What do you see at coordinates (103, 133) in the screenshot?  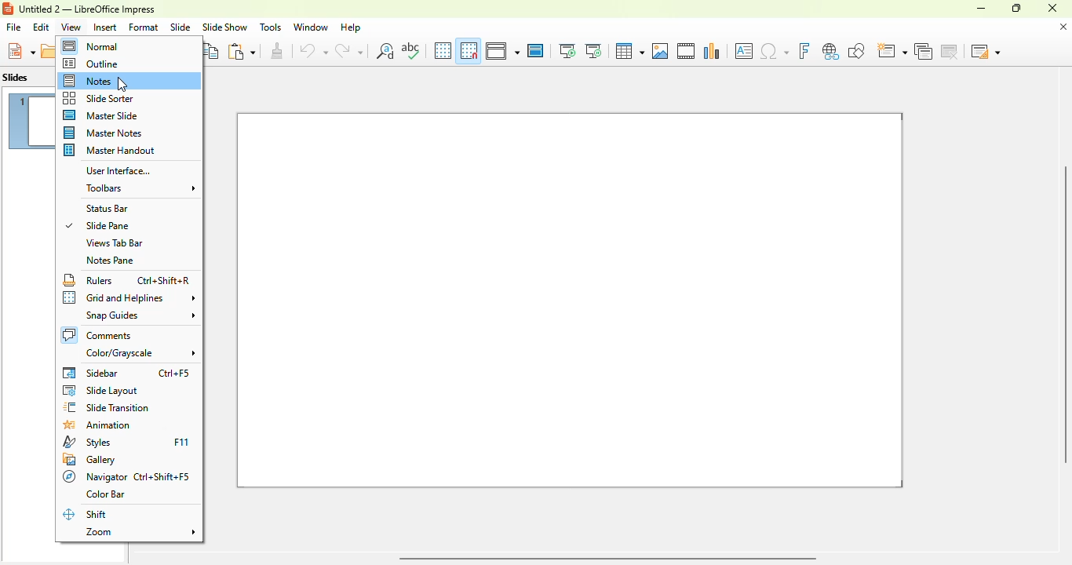 I see `master notes` at bounding box center [103, 133].